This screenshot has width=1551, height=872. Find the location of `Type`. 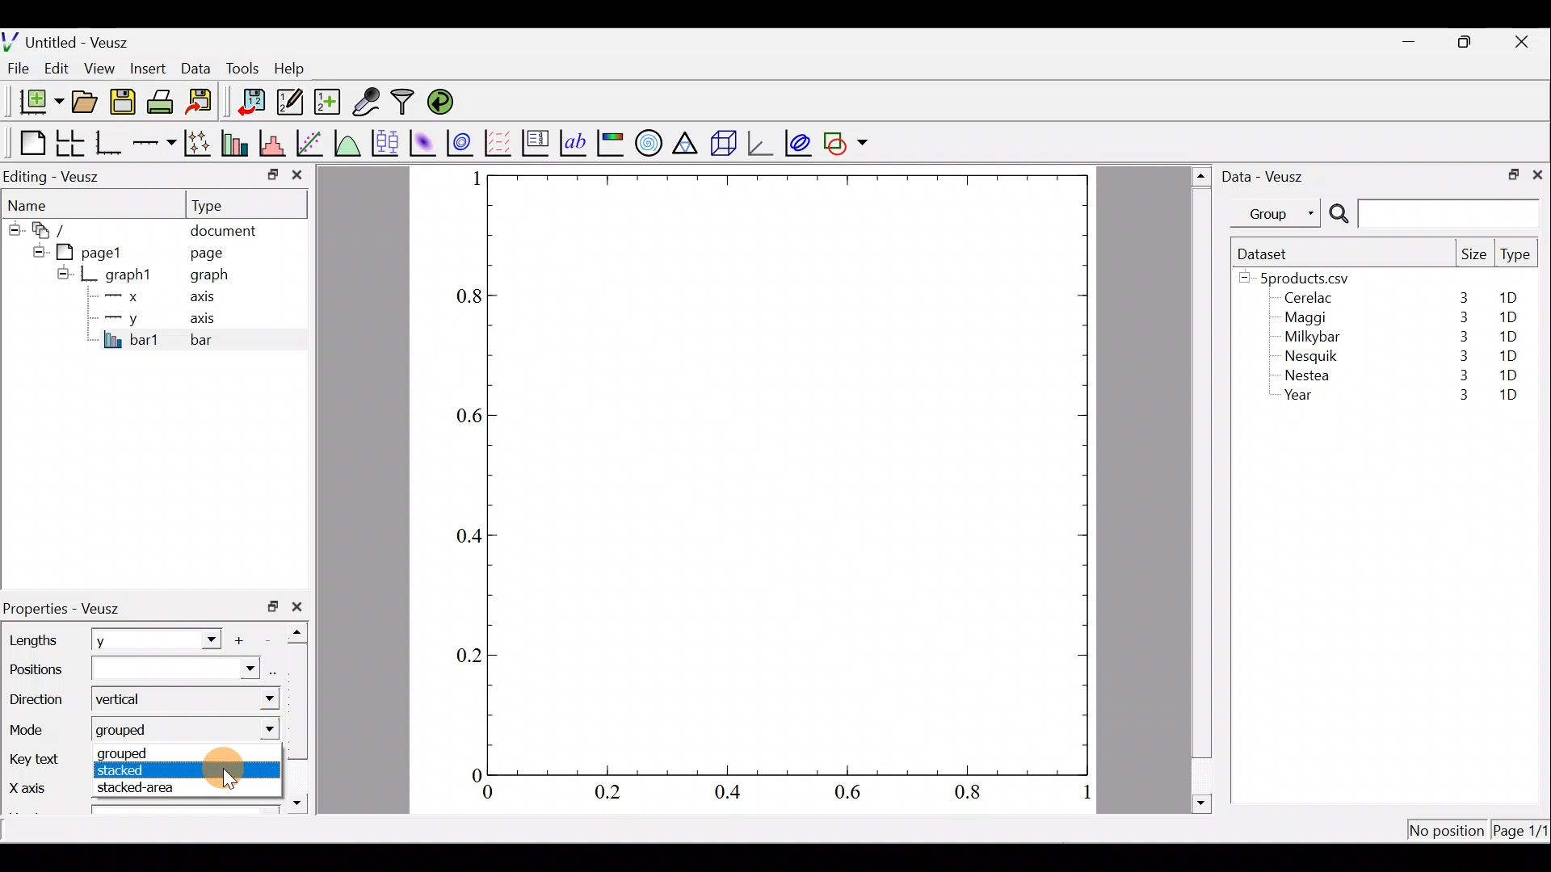

Type is located at coordinates (222, 204).